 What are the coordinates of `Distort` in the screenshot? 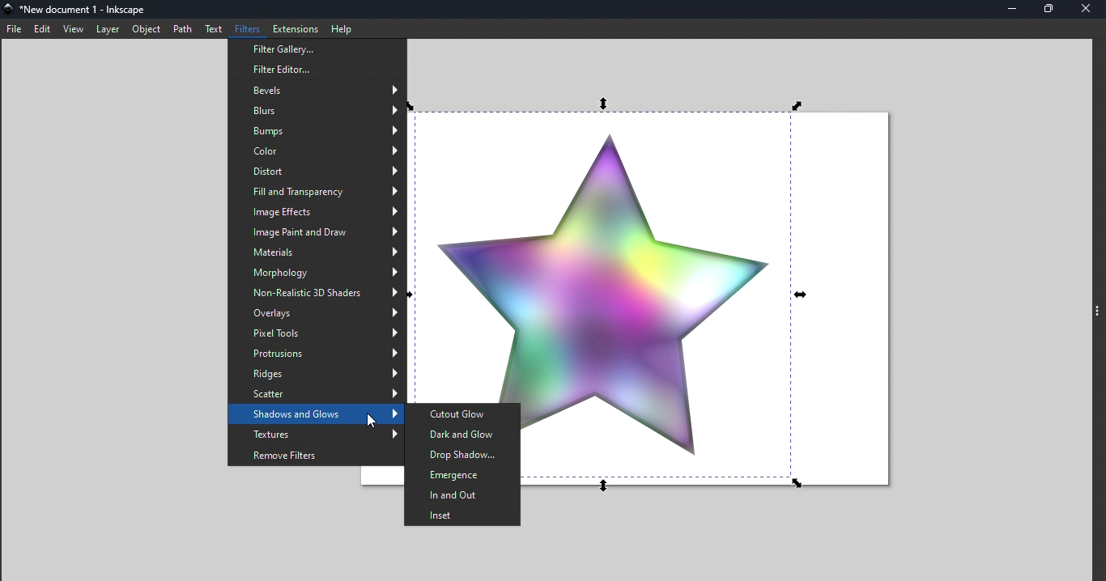 It's located at (317, 171).